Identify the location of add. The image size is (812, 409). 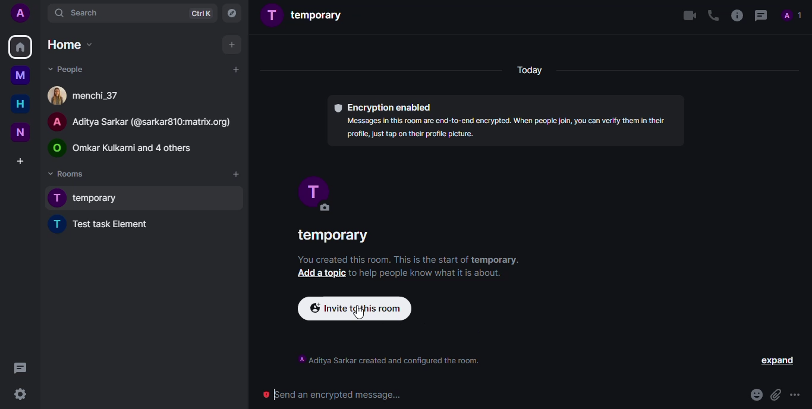
(235, 72).